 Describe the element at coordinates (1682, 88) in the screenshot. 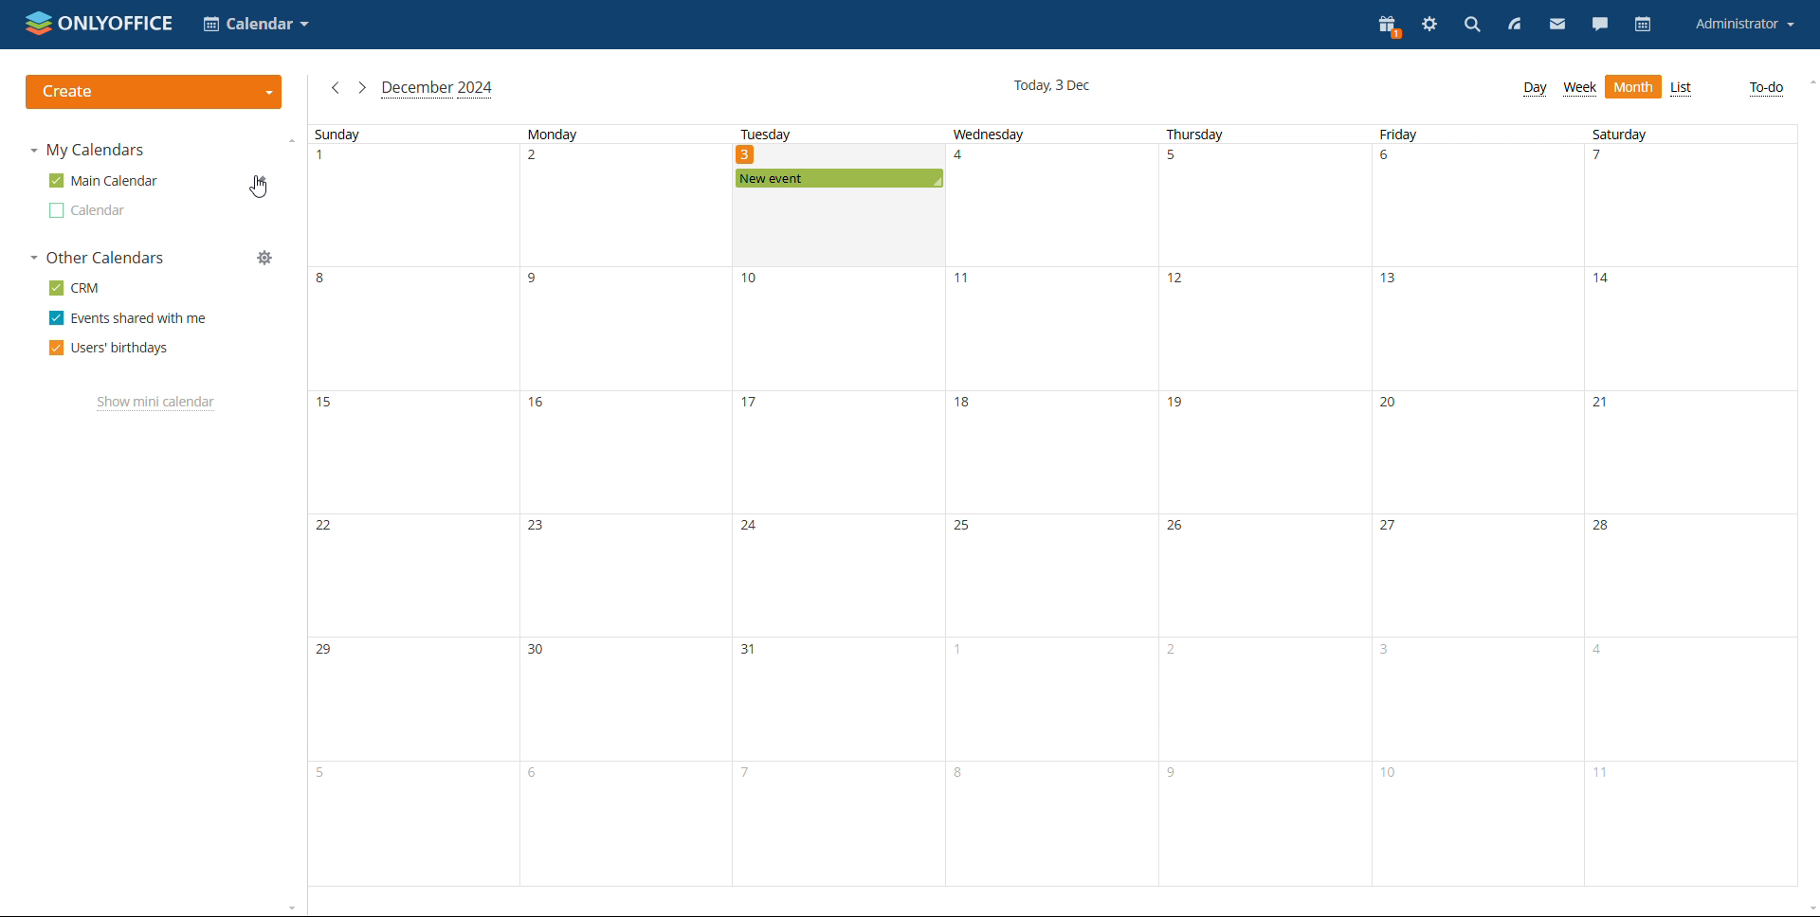

I see `list view` at that location.